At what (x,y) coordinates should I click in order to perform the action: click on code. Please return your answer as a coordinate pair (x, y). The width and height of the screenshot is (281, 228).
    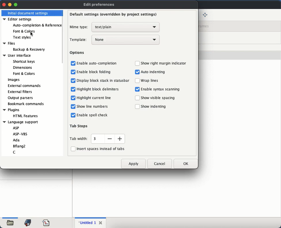
    Looking at the image, I should click on (46, 222).